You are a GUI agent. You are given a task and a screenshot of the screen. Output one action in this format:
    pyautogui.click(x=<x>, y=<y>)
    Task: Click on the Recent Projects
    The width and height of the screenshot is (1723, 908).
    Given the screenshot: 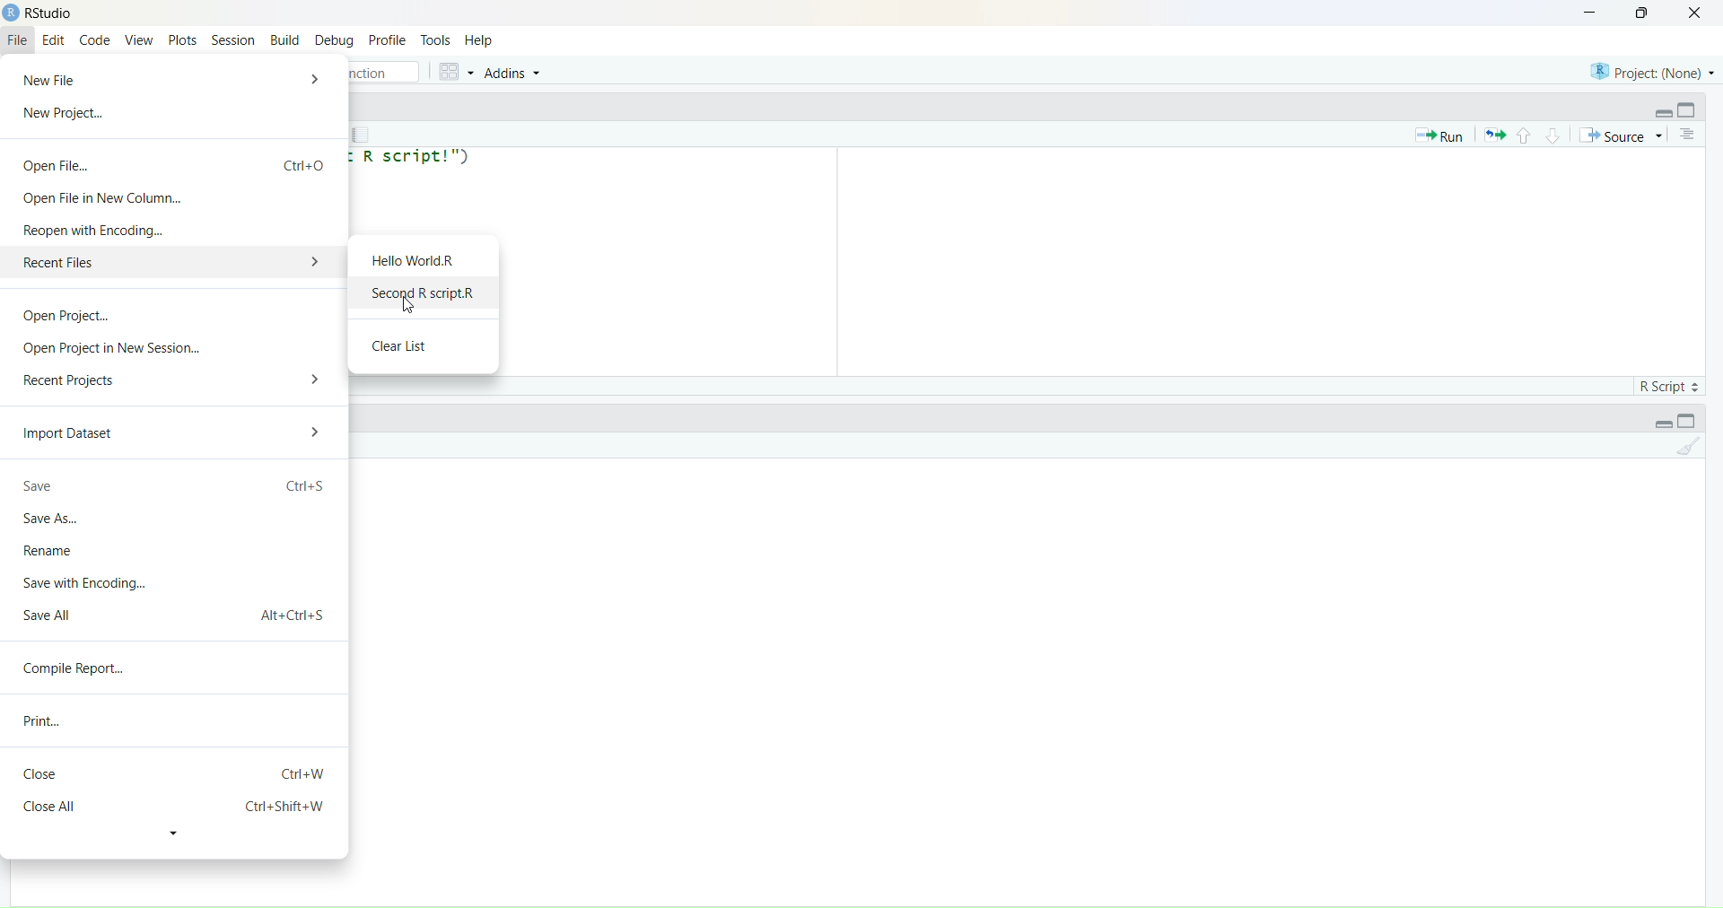 What is the action you would take?
    pyautogui.click(x=72, y=378)
    